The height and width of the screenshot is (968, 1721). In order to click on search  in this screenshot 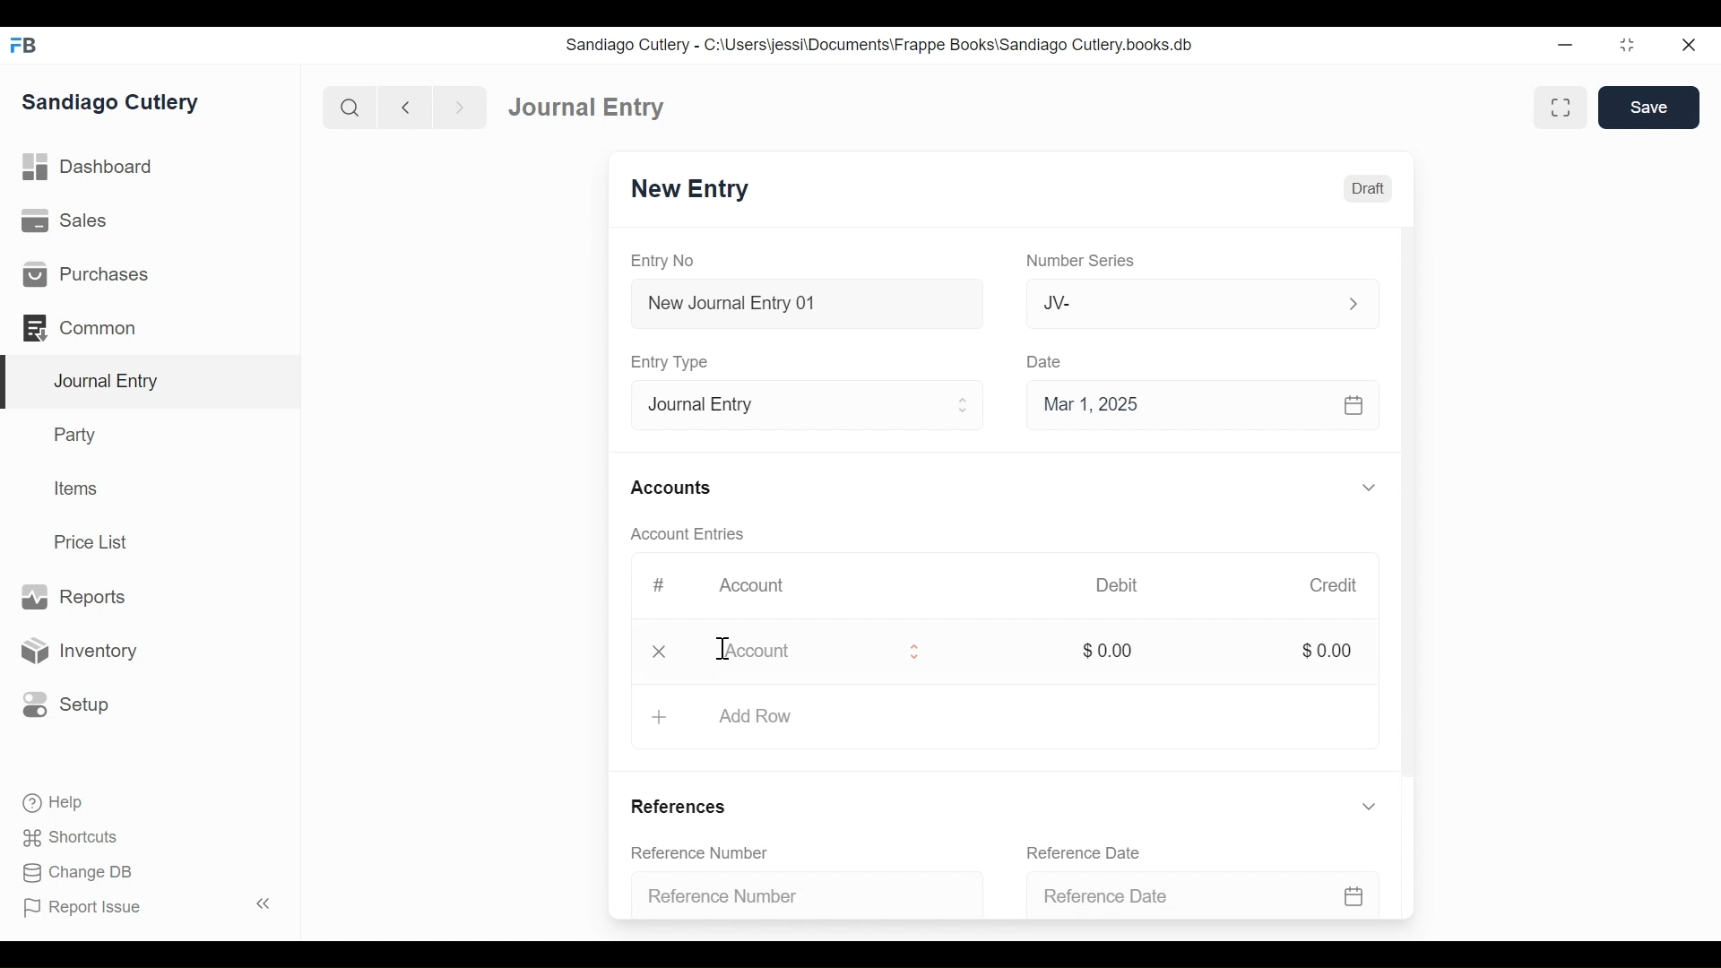, I will do `click(347, 104)`.